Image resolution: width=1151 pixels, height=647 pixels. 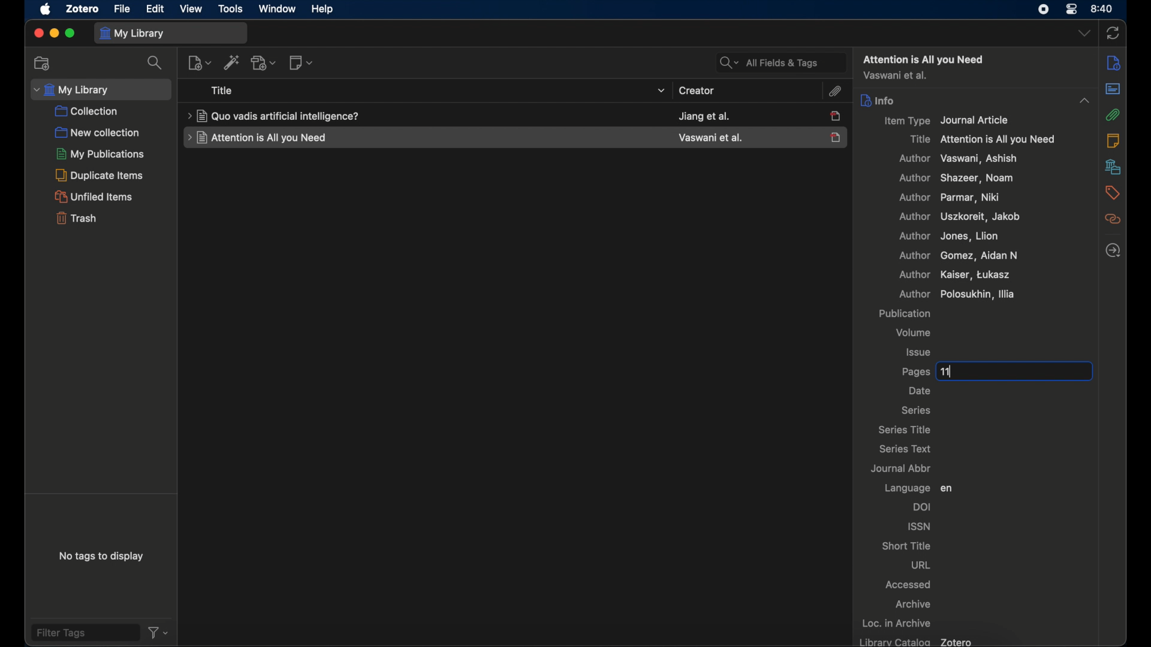 I want to click on related, so click(x=1113, y=219).